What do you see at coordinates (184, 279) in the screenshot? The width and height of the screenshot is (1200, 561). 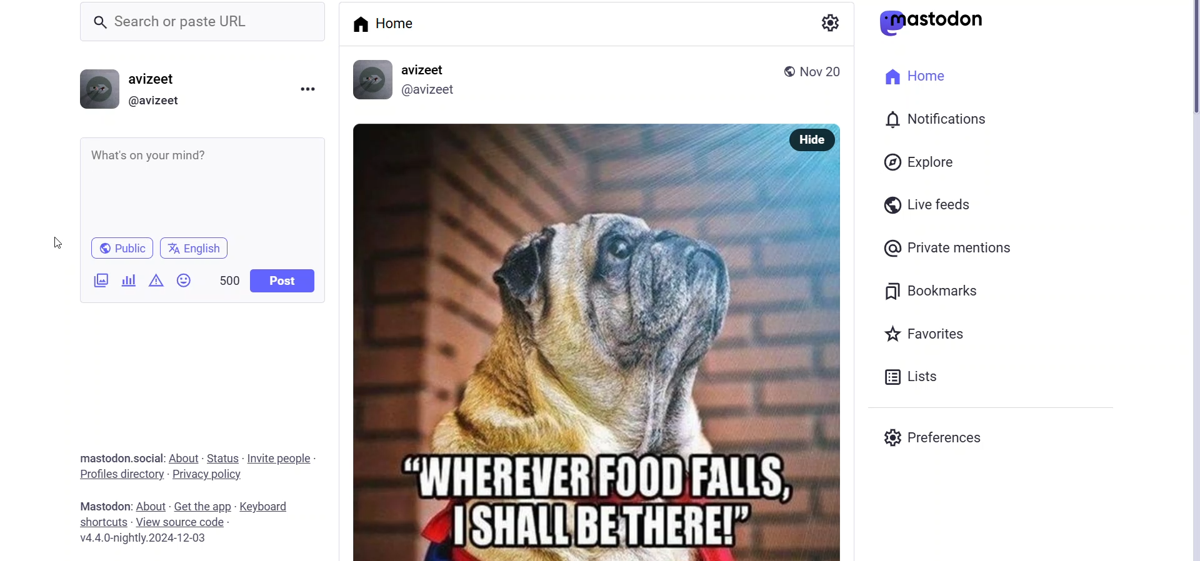 I see `emojis` at bounding box center [184, 279].